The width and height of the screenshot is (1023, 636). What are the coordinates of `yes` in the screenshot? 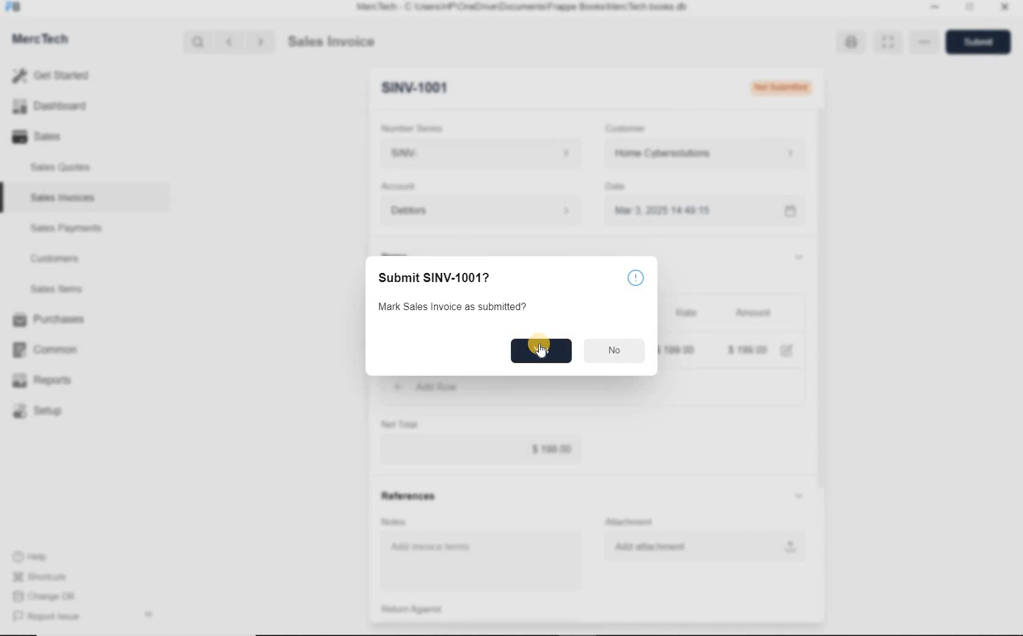 It's located at (541, 350).